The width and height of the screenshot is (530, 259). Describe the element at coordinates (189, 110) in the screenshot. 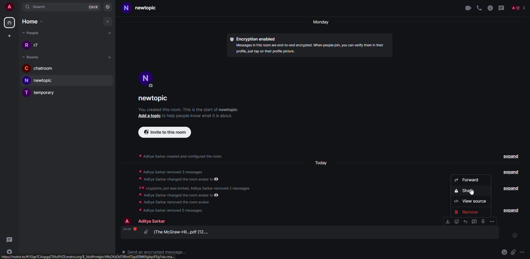

I see `info` at that location.